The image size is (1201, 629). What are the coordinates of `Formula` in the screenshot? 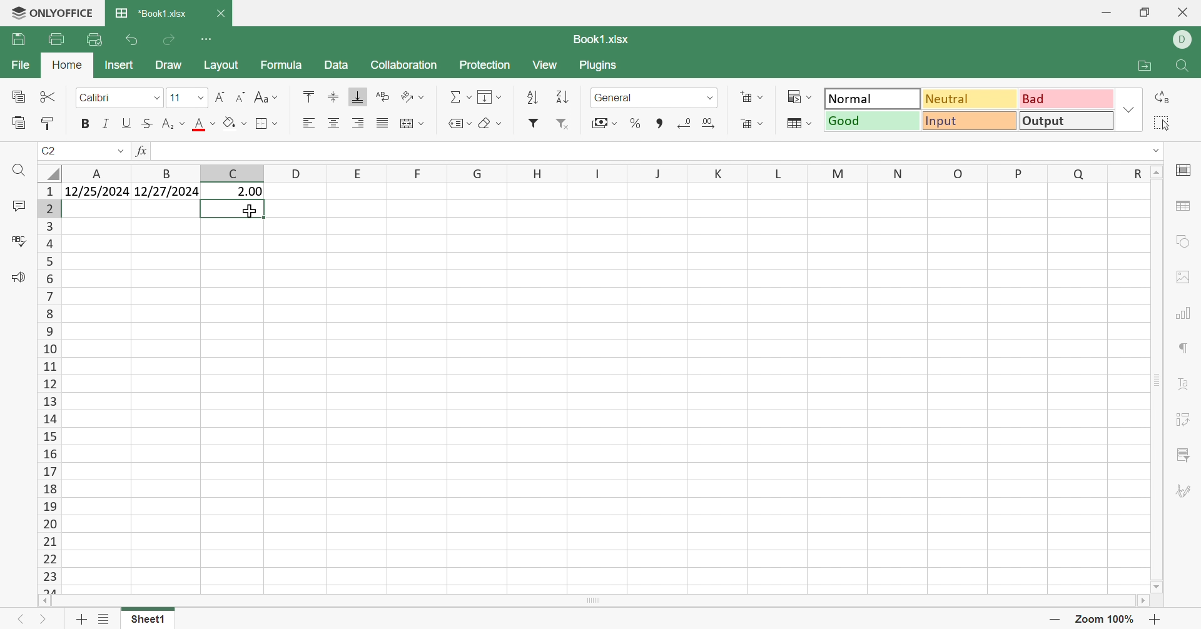 It's located at (283, 67).